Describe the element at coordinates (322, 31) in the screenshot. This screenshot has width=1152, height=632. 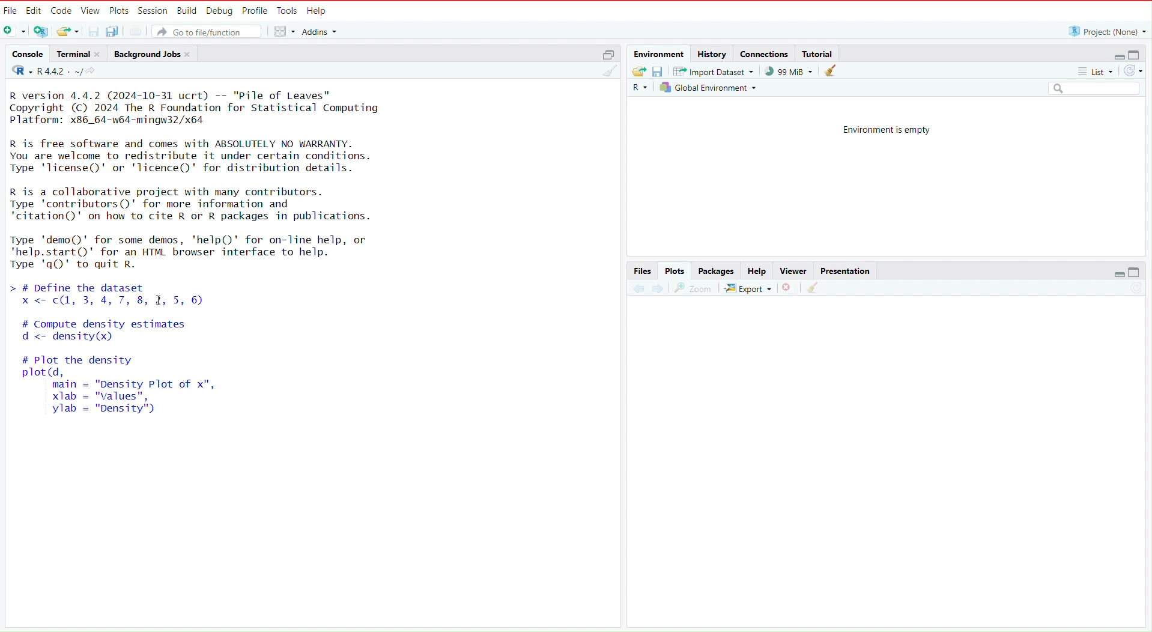
I see `addins` at that location.